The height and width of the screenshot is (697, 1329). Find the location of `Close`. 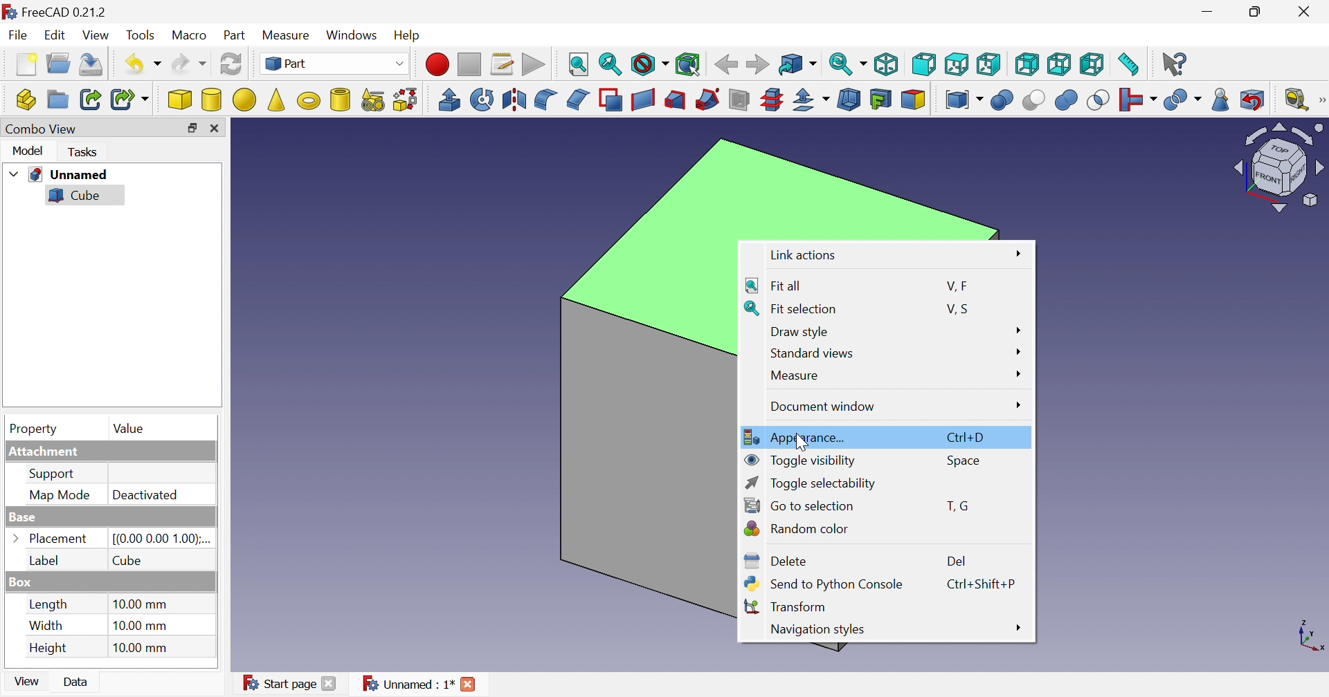

Close is located at coordinates (217, 128).